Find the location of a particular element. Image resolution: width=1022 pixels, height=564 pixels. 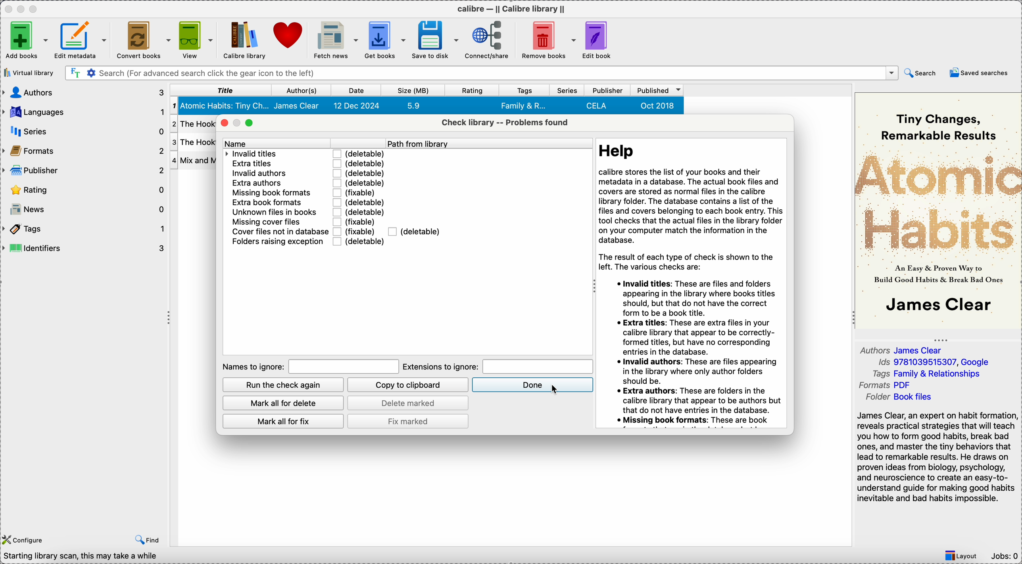

saved searches is located at coordinates (979, 73).